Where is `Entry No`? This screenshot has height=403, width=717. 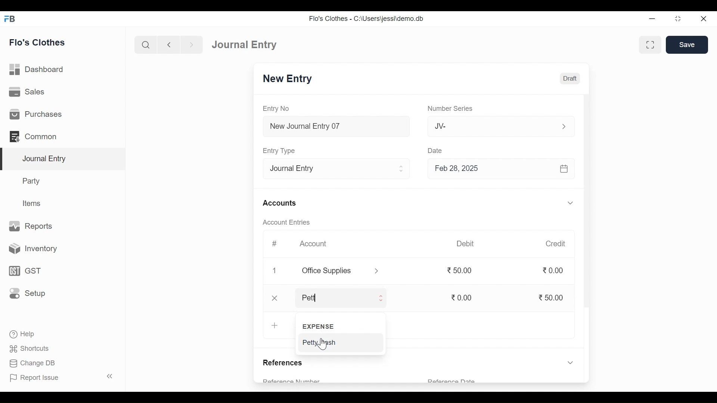 Entry No is located at coordinates (276, 108).